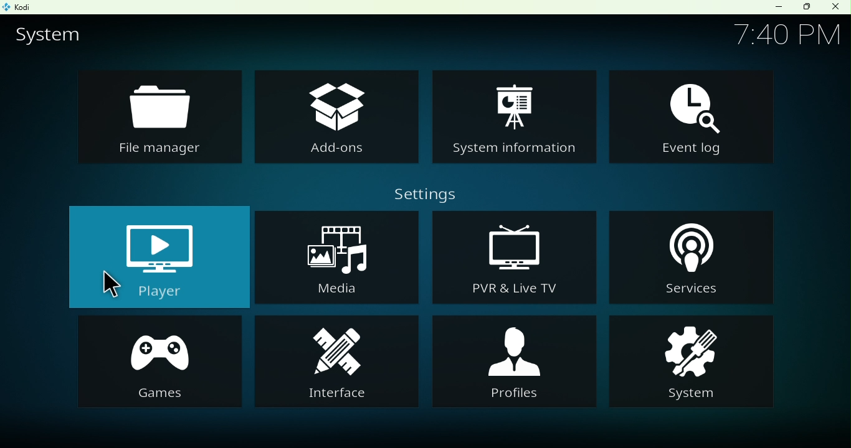 This screenshot has width=851, height=448. I want to click on Player, so click(159, 255).